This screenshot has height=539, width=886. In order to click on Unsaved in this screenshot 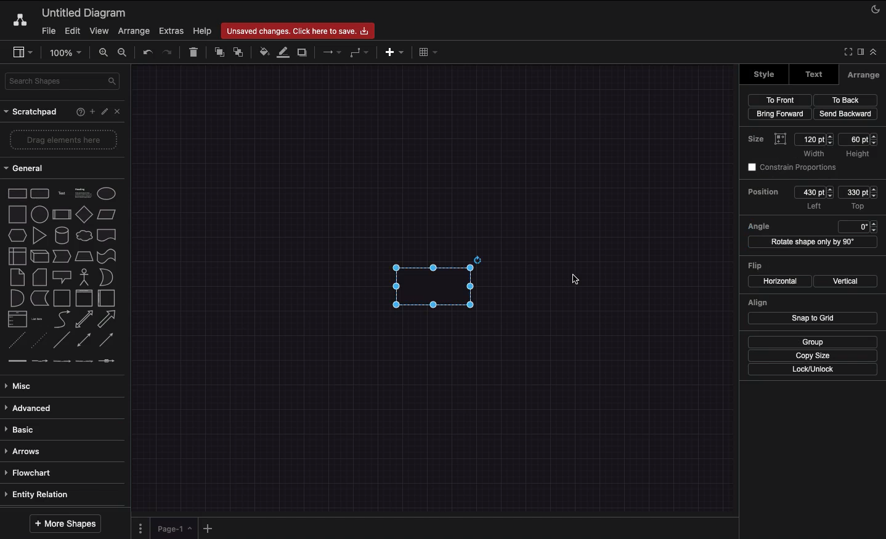, I will do `click(298, 31)`.